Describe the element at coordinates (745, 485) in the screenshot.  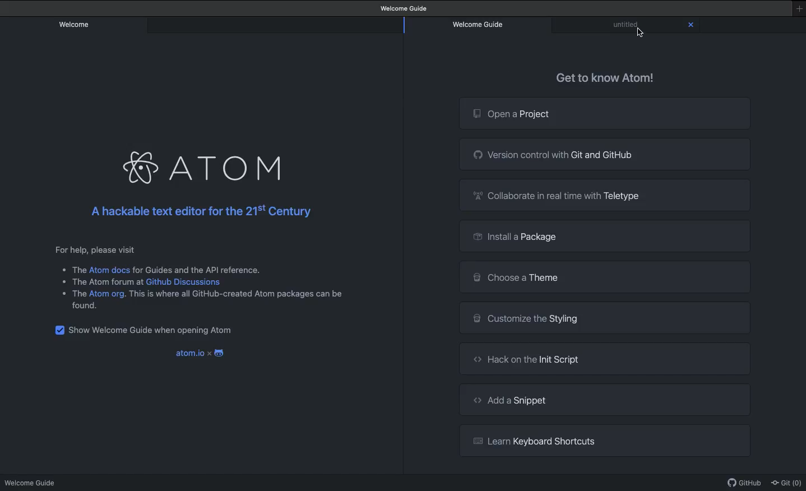
I see `GitHub` at that location.